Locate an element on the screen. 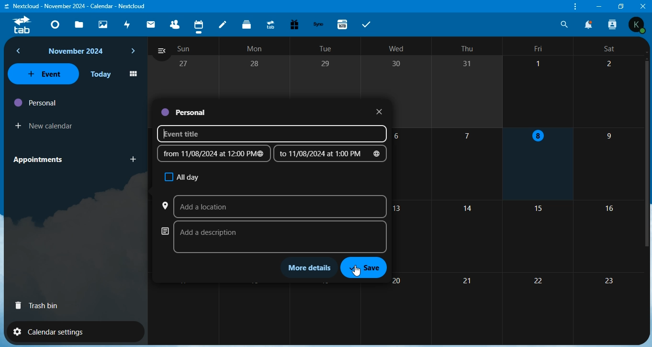 The image size is (652, 347). appointments is located at coordinates (43, 160).